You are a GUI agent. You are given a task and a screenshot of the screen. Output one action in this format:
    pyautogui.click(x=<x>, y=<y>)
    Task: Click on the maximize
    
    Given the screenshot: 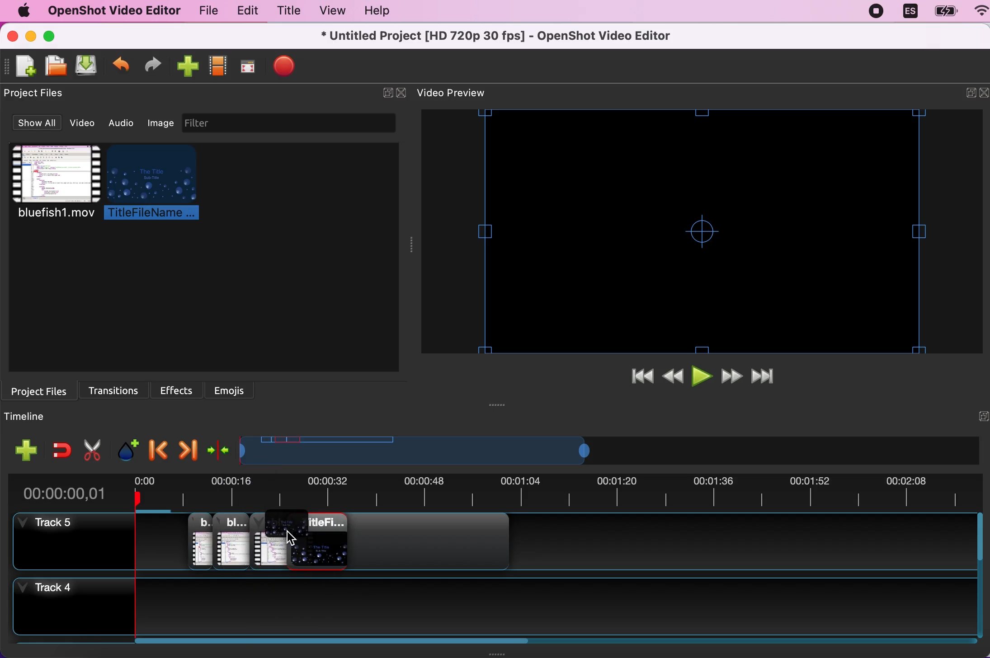 What is the action you would take?
    pyautogui.click(x=54, y=36)
    